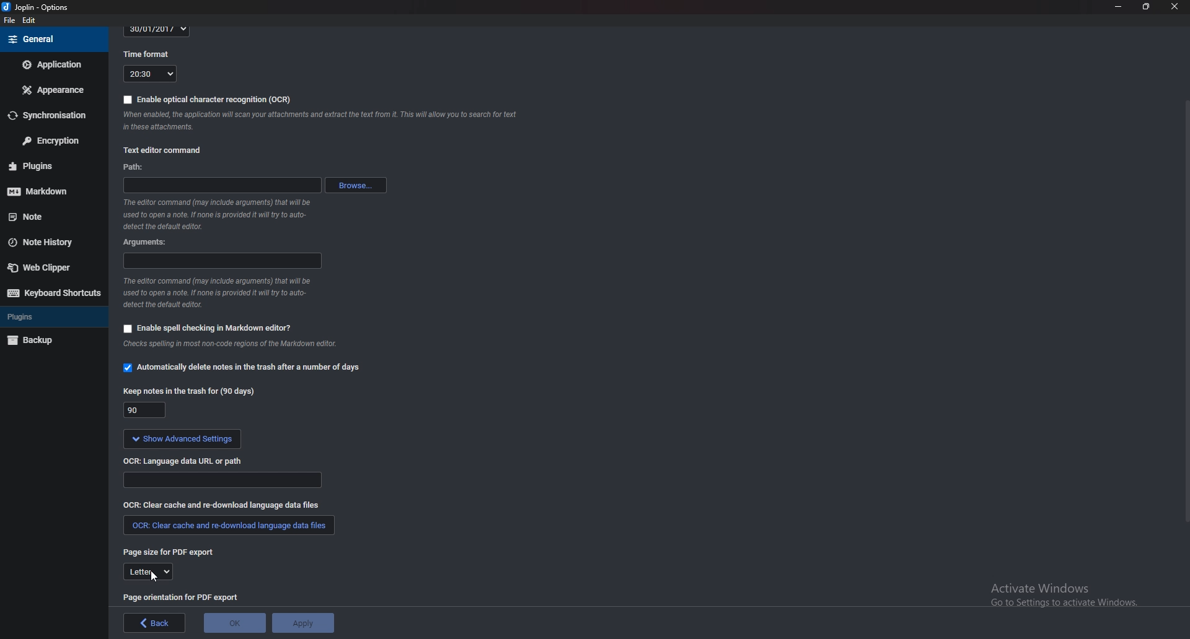  Describe the element at coordinates (150, 74) in the screenshot. I see `20:30` at that location.